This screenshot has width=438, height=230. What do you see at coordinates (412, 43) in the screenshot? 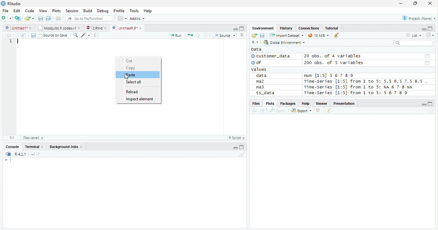
I see `Search` at bounding box center [412, 43].